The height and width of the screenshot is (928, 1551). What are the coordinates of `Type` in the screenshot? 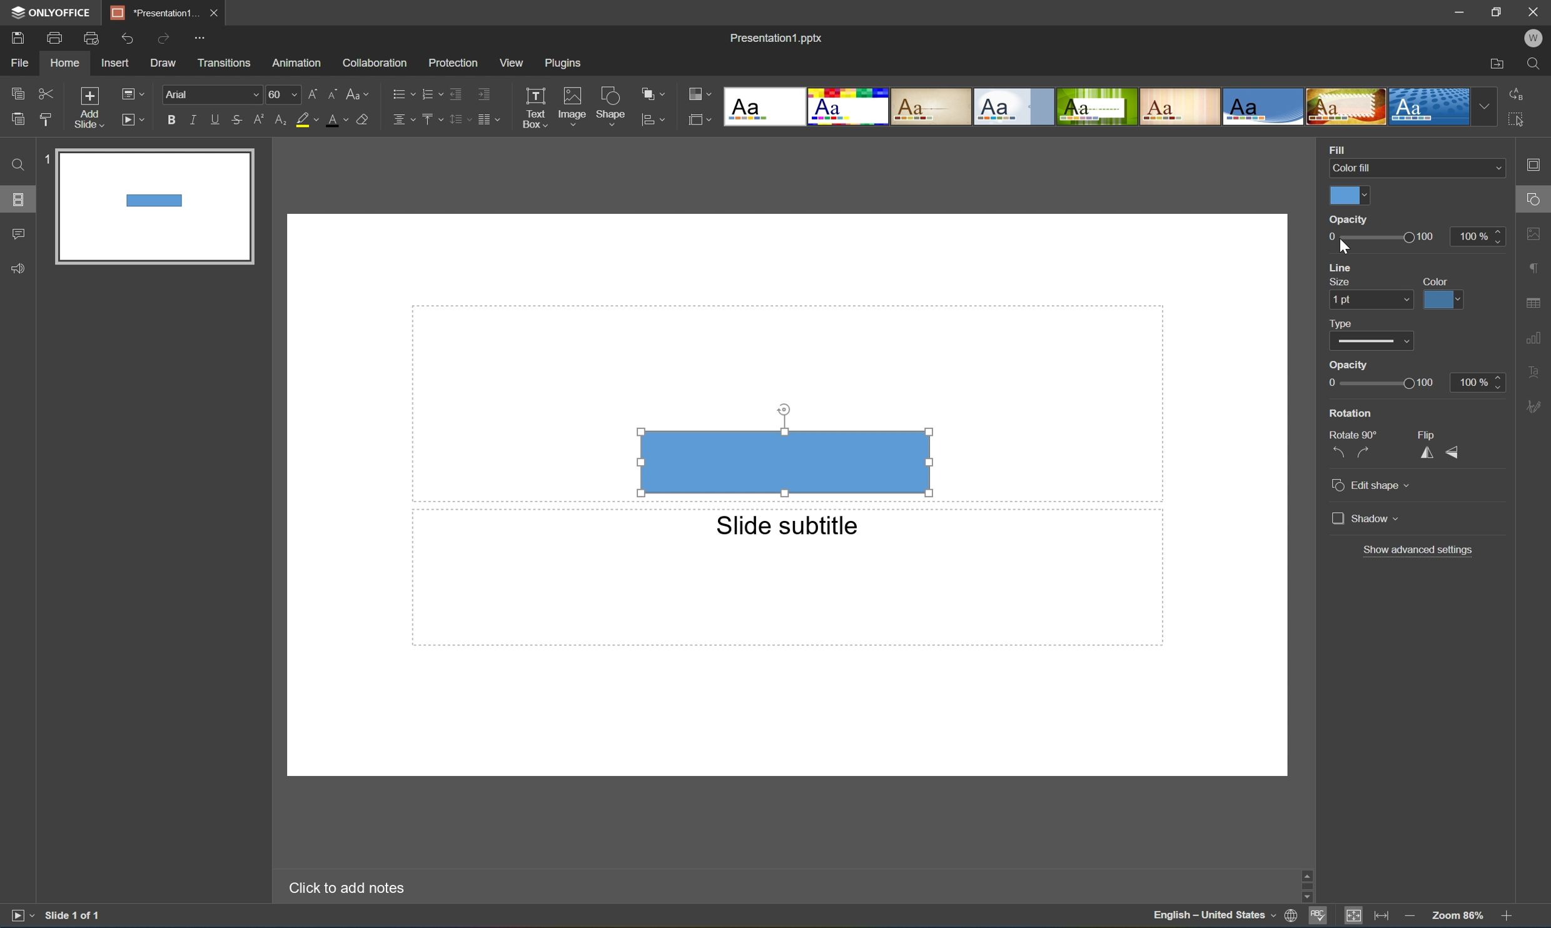 It's located at (1341, 323).